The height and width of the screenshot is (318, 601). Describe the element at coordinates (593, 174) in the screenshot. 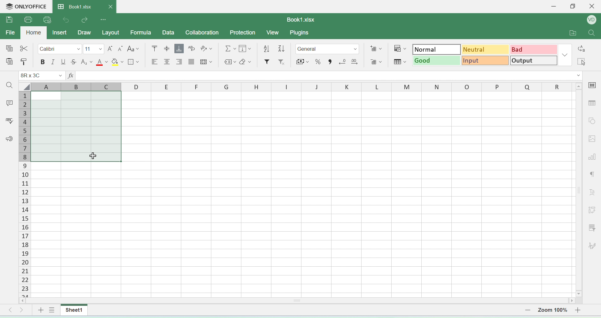

I see `paragraph` at that location.